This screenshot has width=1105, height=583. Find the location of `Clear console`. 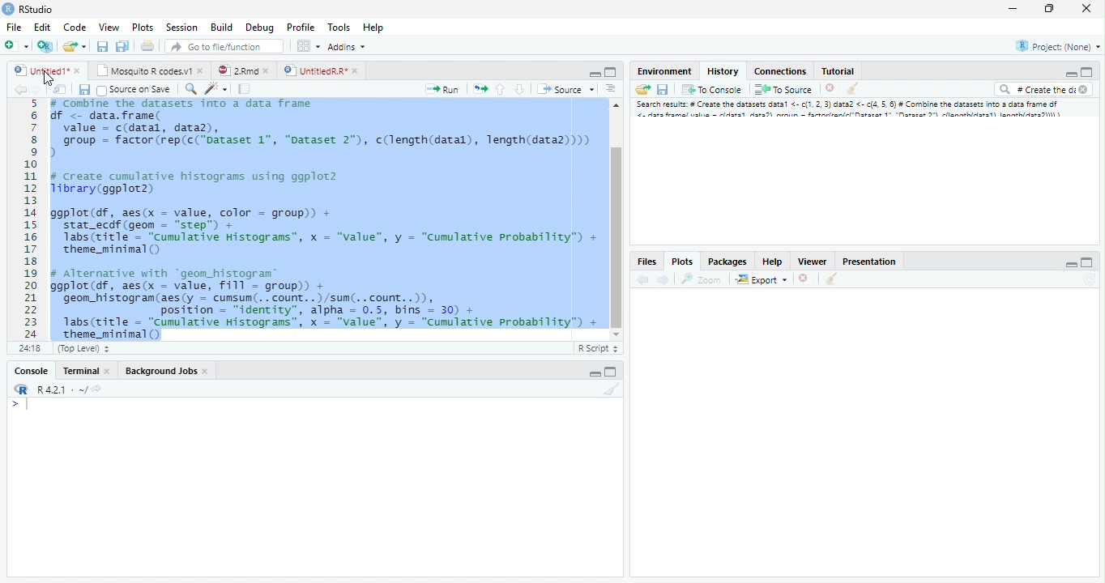

Clear console is located at coordinates (834, 280).